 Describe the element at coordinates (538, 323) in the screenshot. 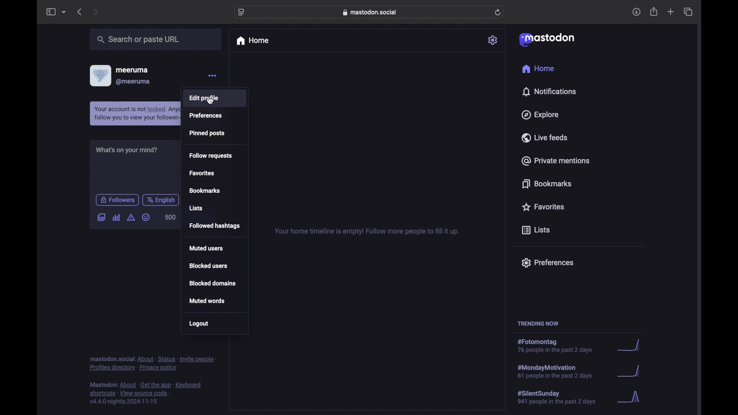

I see `trending now` at that location.